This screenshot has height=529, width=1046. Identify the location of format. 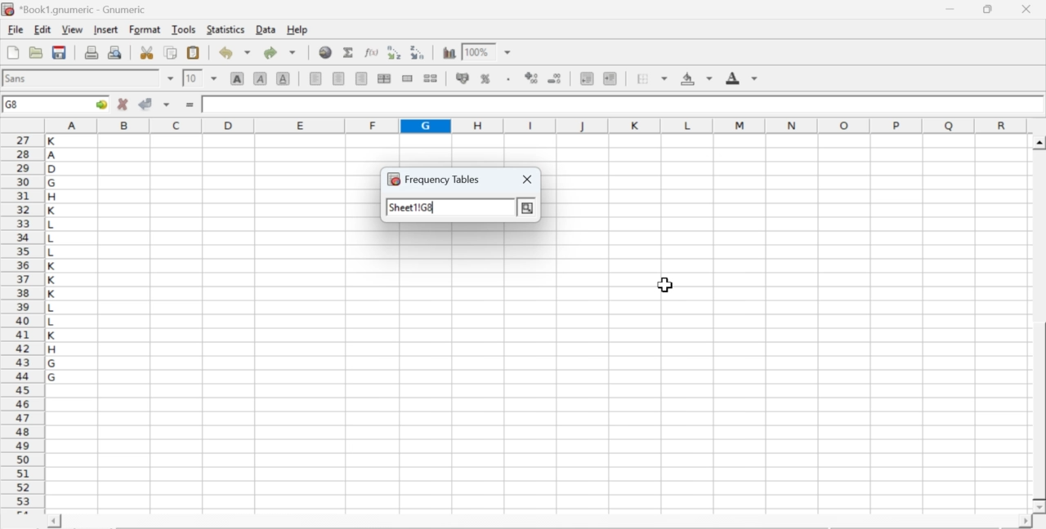
(145, 29).